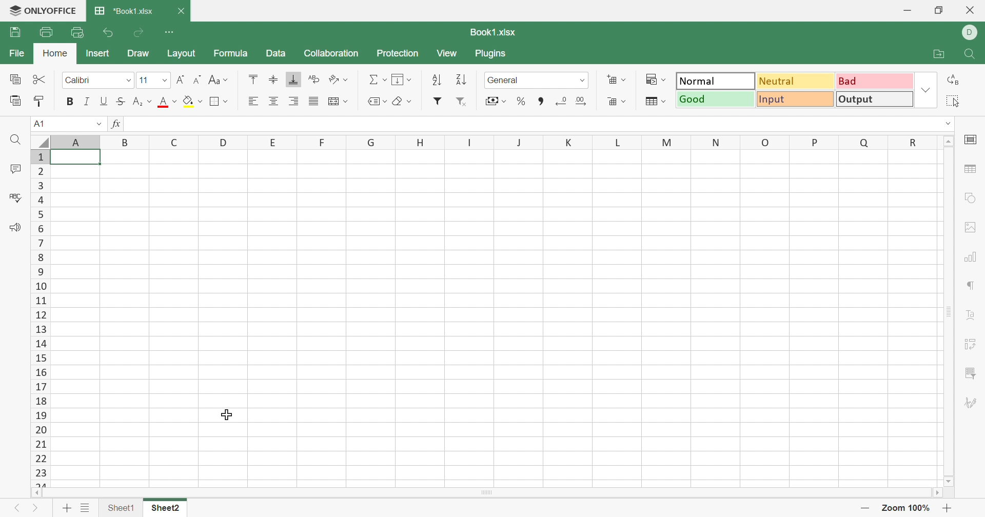  What do you see at coordinates (165, 79) in the screenshot?
I see `Drop Down` at bounding box center [165, 79].